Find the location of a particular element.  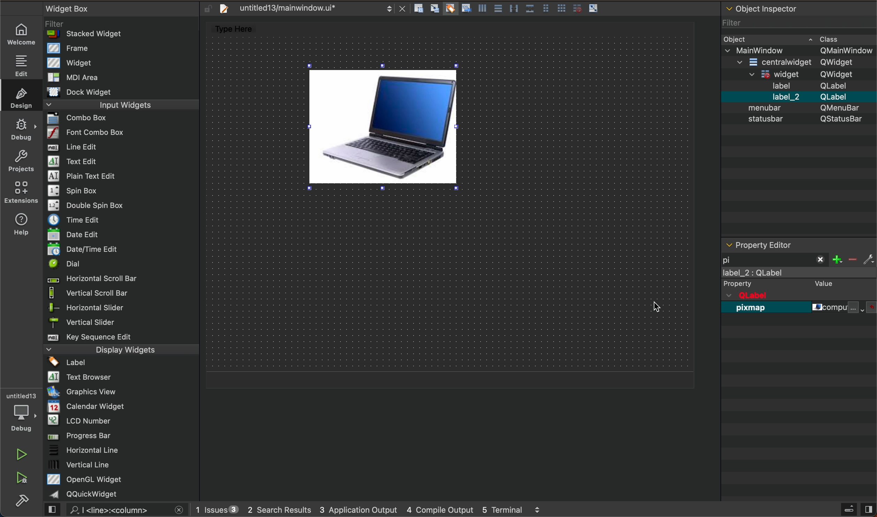

search is located at coordinates (118, 510).